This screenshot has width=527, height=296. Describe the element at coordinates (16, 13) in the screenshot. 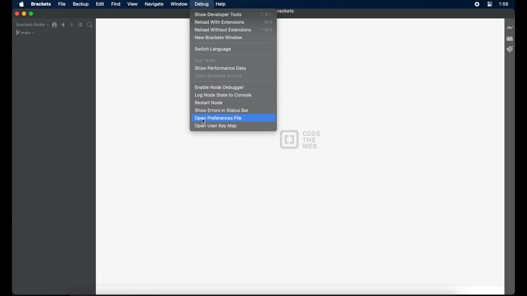

I see `close` at that location.